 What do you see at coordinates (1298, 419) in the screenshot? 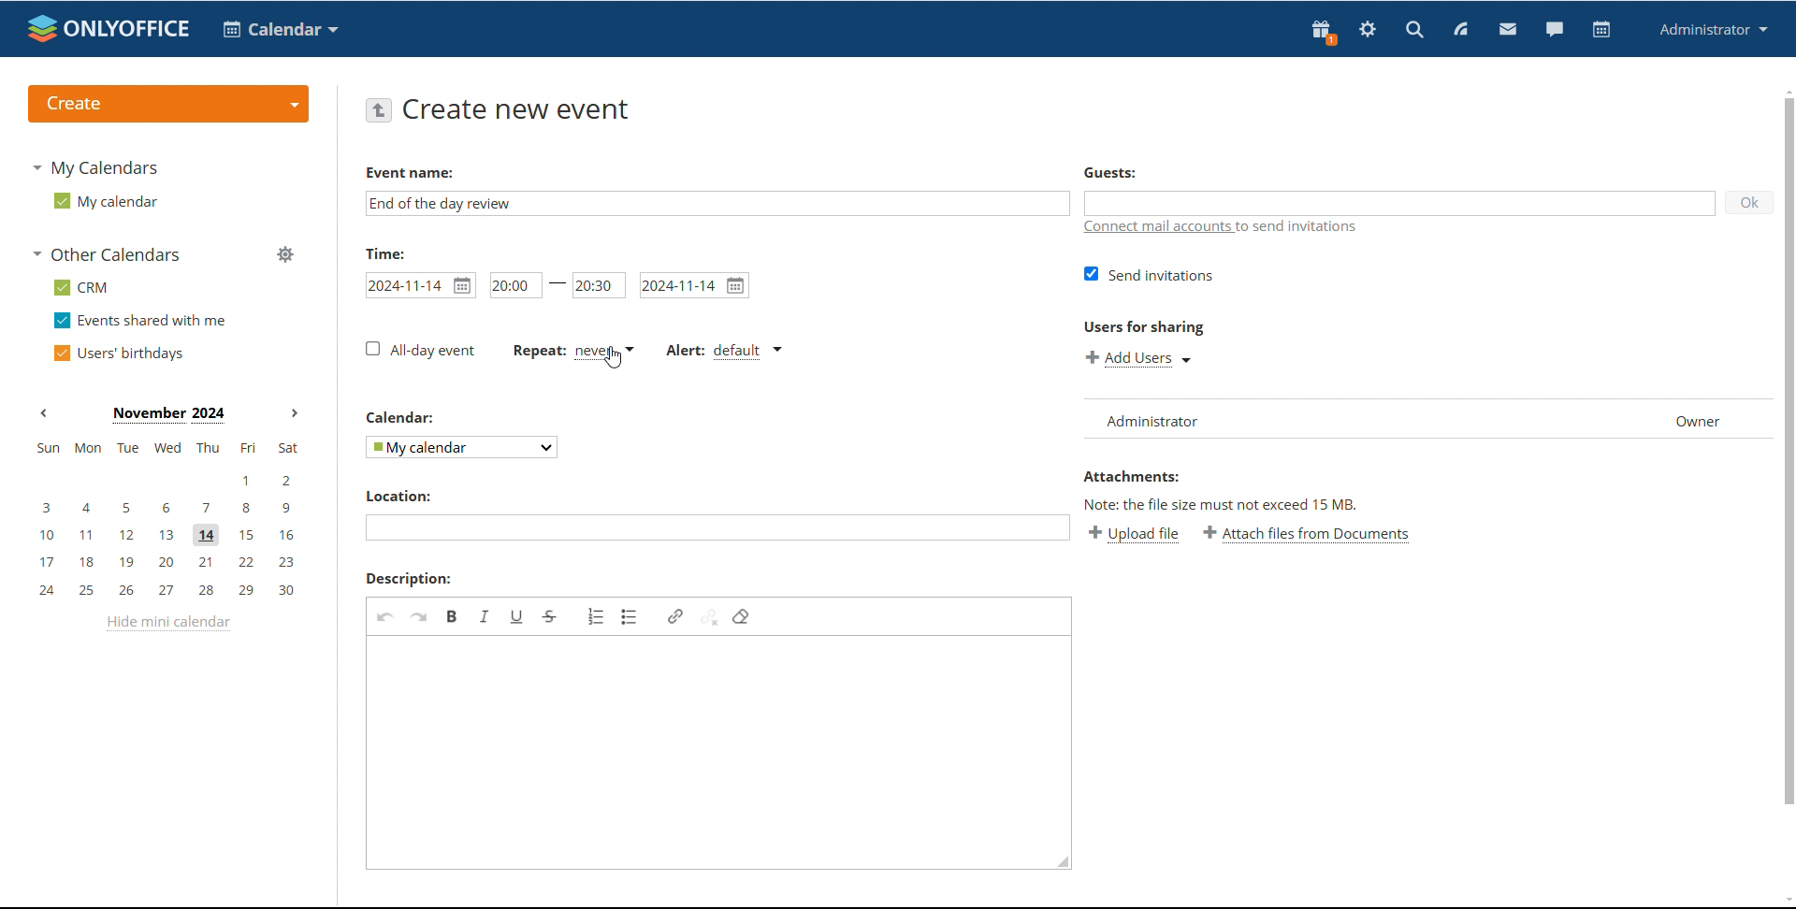
I see `list of users` at bounding box center [1298, 419].